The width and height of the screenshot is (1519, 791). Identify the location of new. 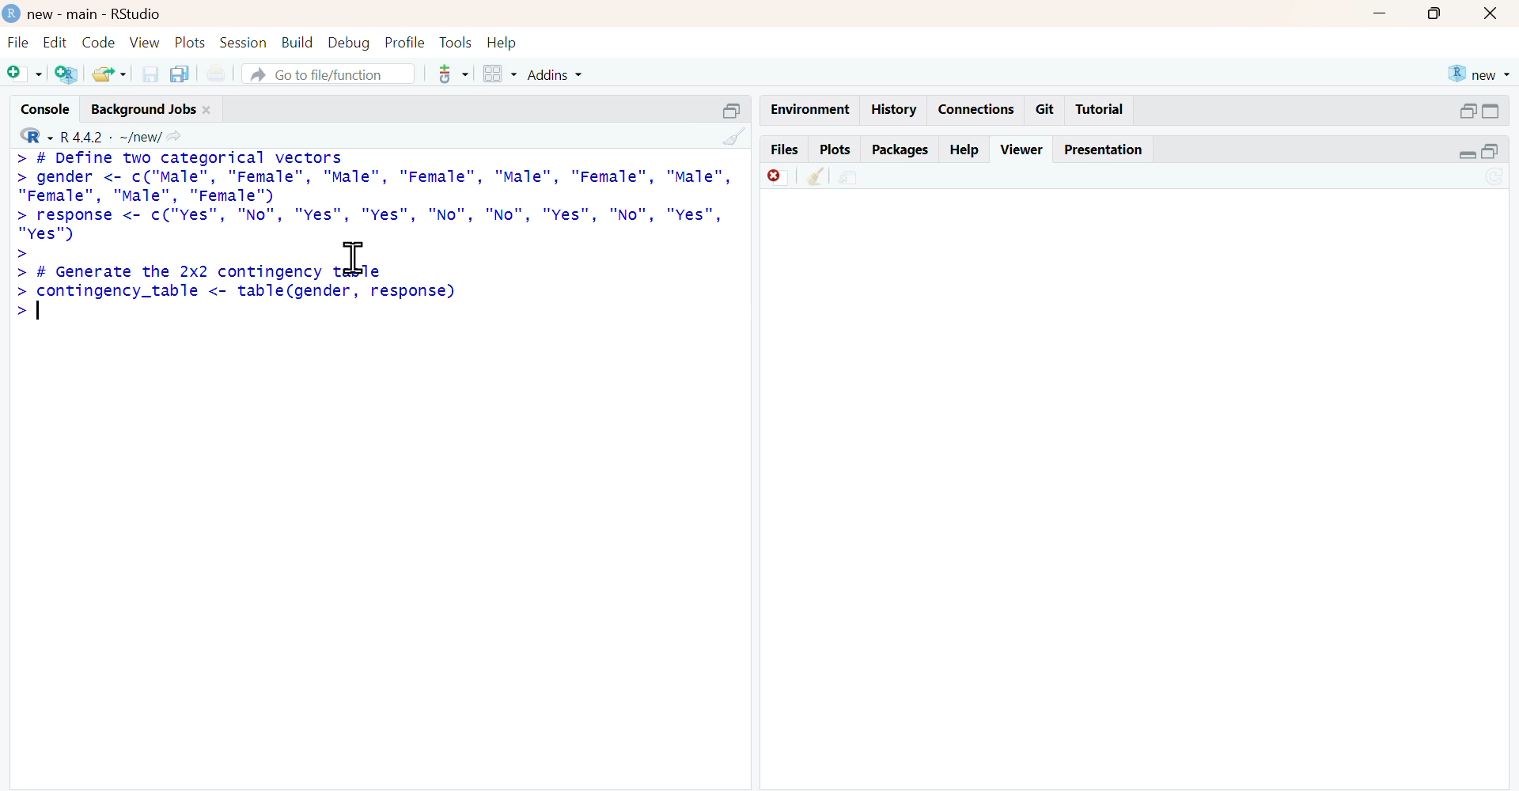
(1481, 74).